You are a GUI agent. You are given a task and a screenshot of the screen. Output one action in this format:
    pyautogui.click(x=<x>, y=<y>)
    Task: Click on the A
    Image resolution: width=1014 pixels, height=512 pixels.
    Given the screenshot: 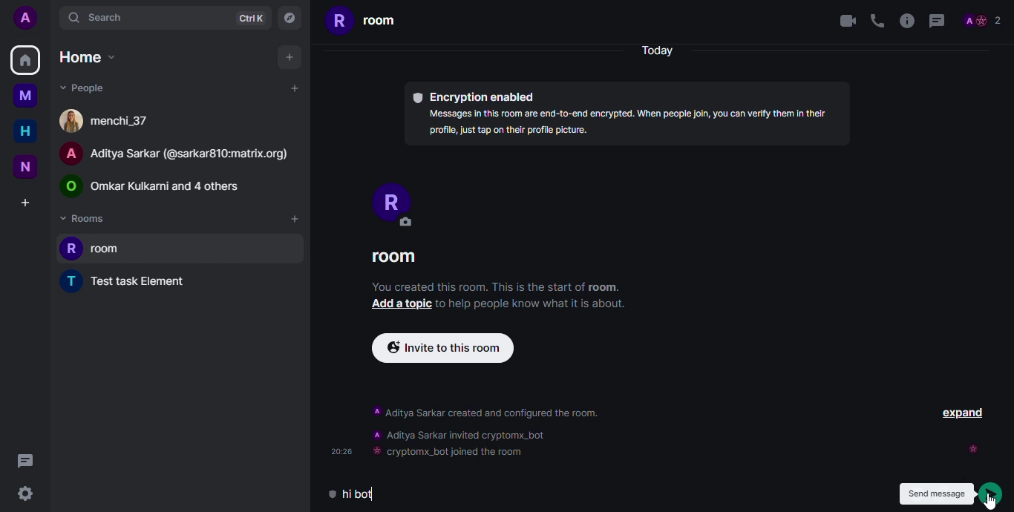 What is the action you would take?
    pyautogui.click(x=70, y=152)
    